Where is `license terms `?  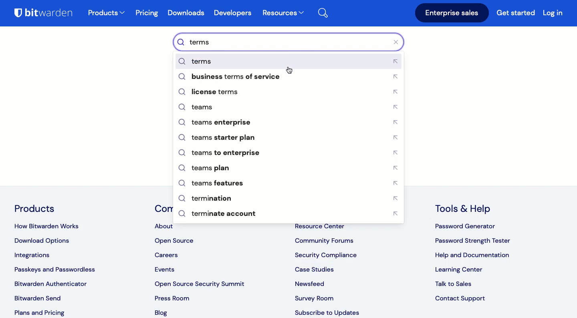 license terms  is located at coordinates (292, 93).